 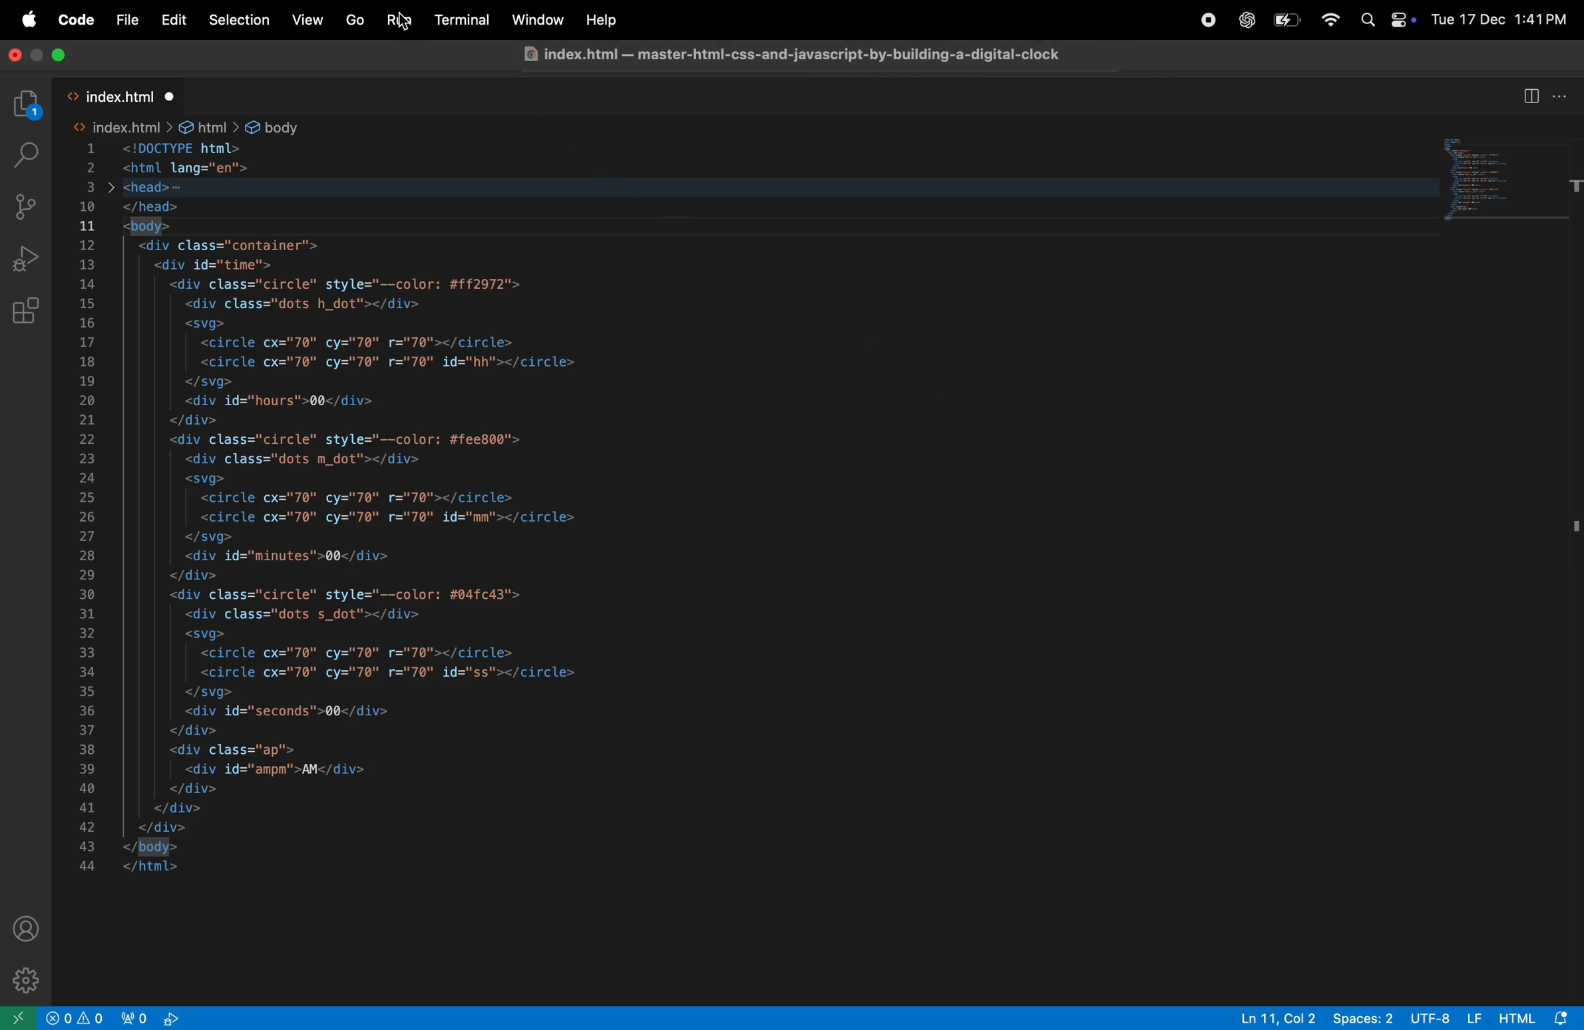 What do you see at coordinates (1287, 23) in the screenshot?
I see `battery` at bounding box center [1287, 23].